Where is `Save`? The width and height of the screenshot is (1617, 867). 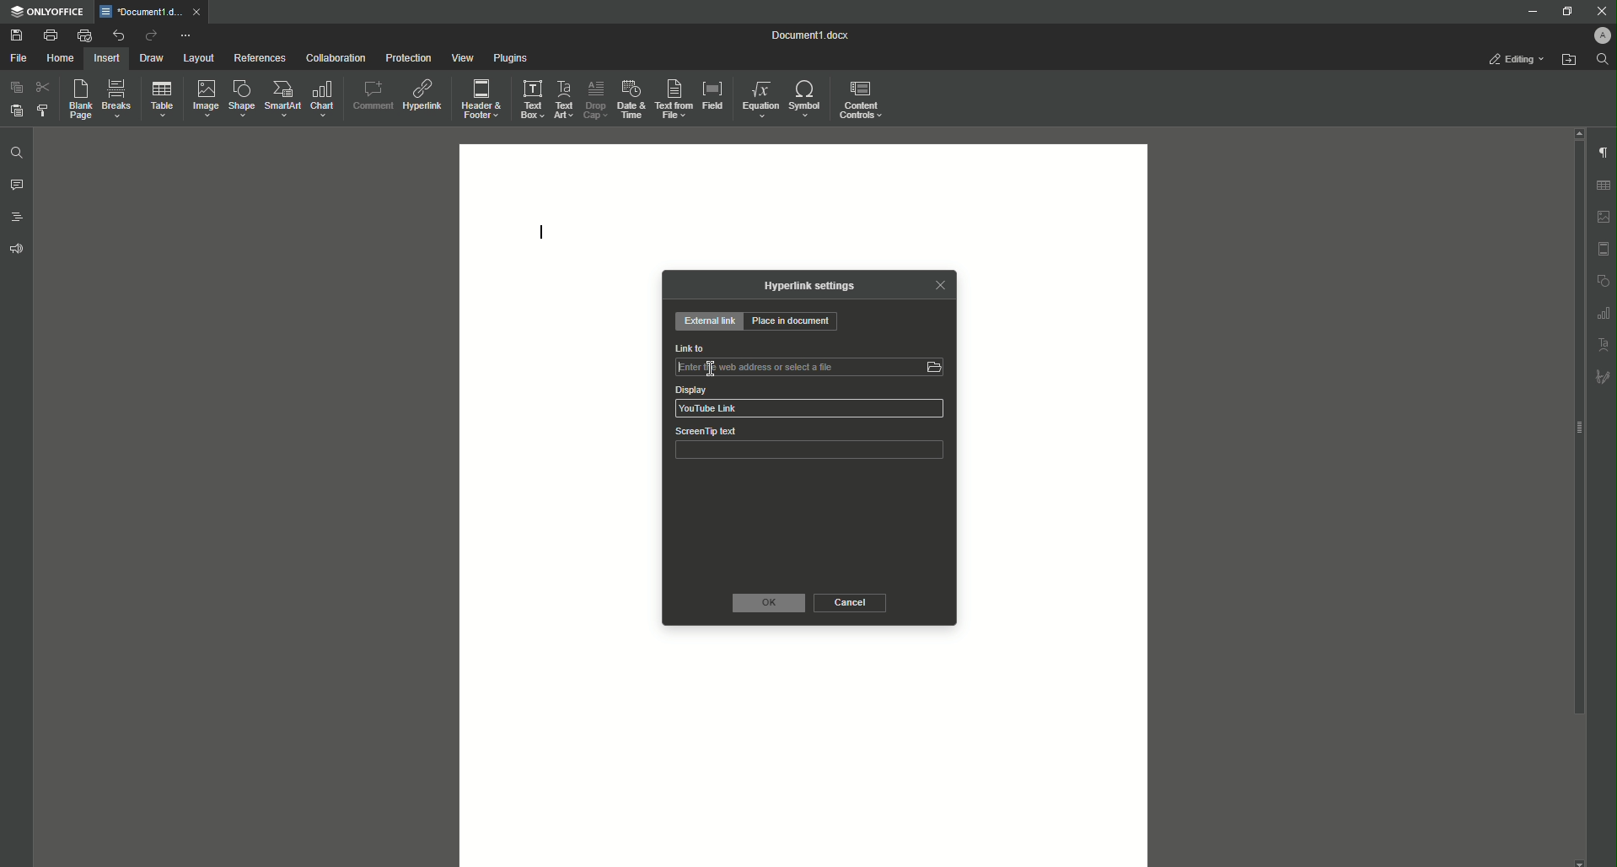
Save is located at coordinates (15, 35).